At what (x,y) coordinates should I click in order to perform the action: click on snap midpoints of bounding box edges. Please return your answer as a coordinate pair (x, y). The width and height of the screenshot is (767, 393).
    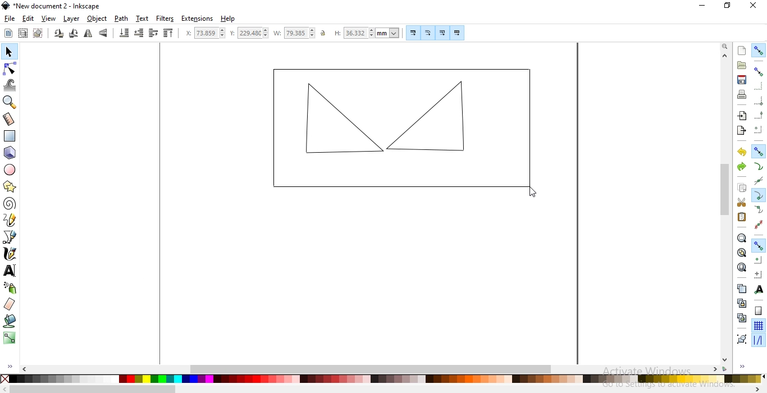
    Looking at the image, I should click on (759, 114).